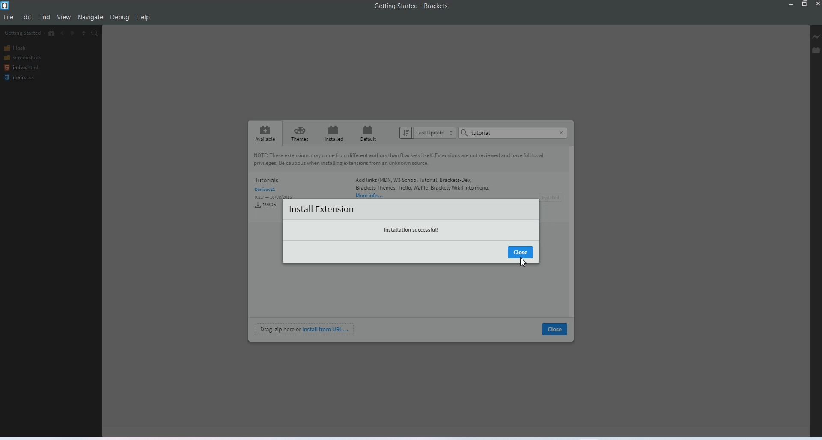 This screenshot has height=440, width=822. I want to click on Find in files, so click(95, 33).